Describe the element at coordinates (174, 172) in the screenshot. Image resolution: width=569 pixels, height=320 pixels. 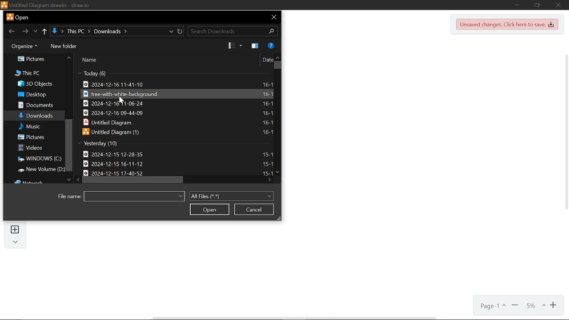
I see `file titled "2024-12-15 17-40-52"` at that location.